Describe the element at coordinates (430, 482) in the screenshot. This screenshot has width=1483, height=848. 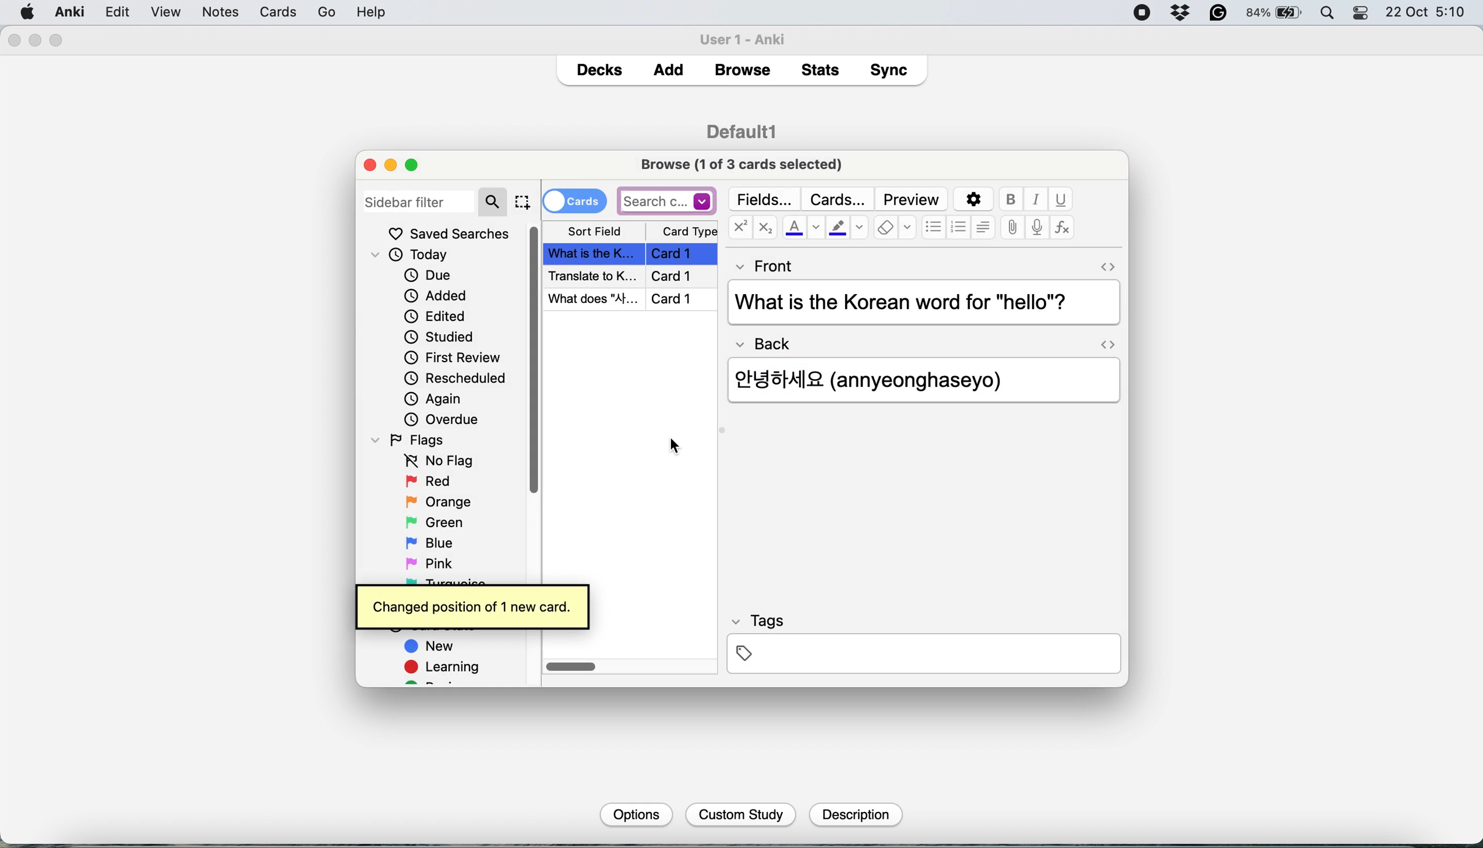
I see `red` at that location.